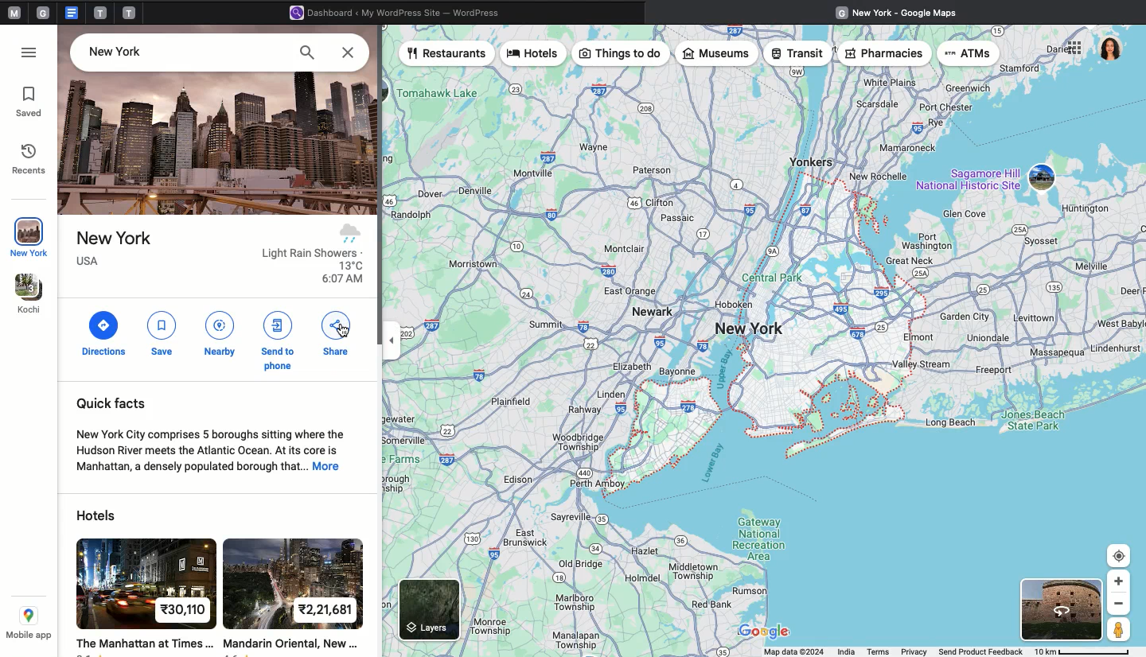  What do you see at coordinates (216, 436) in the screenshot?
I see `Quick facts` at bounding box center [216, 436].